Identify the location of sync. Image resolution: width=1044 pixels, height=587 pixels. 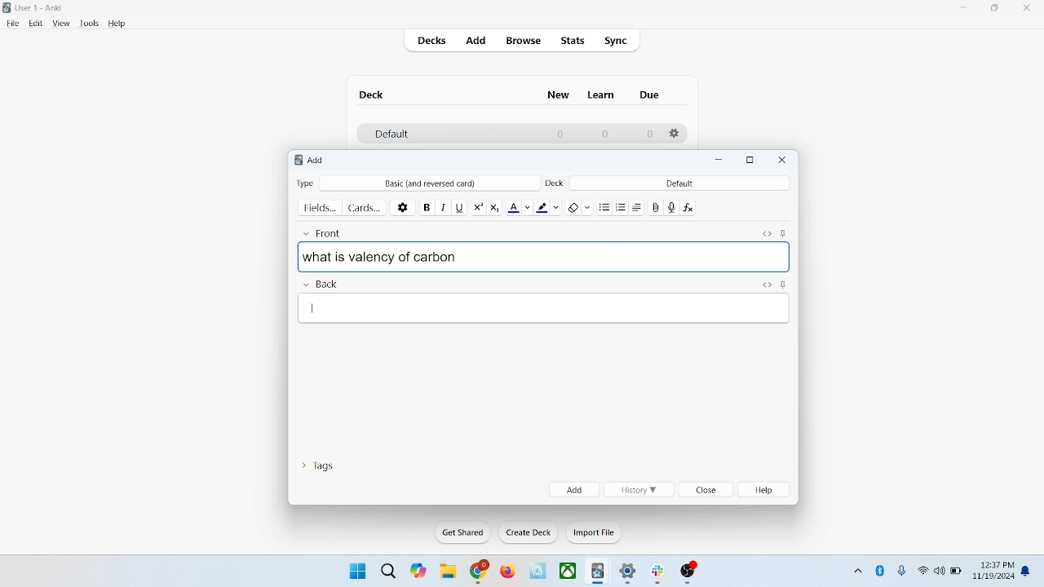
(617, 42).